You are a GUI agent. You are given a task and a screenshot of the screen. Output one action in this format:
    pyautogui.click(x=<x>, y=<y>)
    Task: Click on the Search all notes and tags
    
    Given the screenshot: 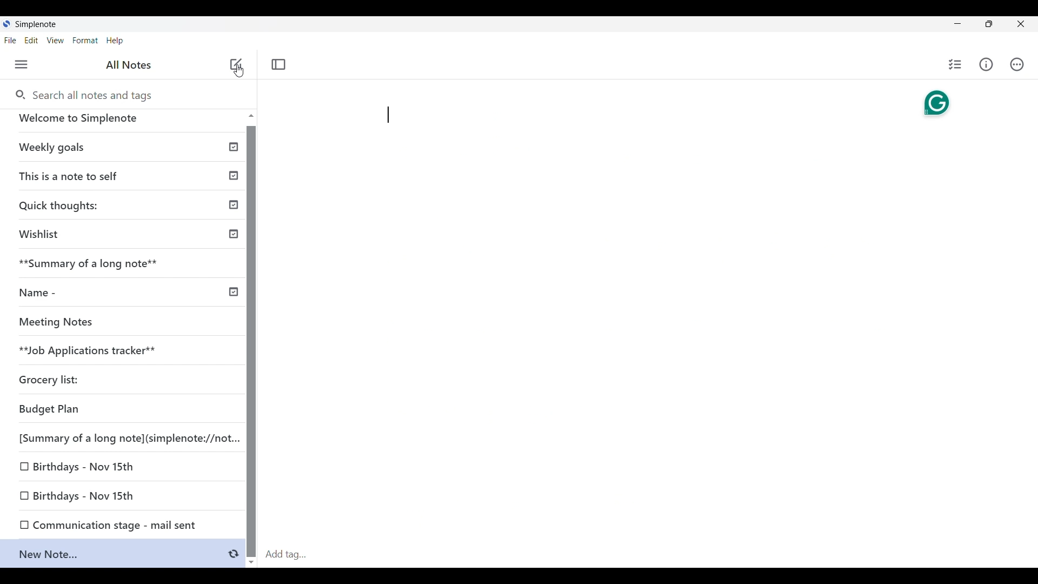 What is the action you would take?
    pyautogui.click(x=83, y=94)
    